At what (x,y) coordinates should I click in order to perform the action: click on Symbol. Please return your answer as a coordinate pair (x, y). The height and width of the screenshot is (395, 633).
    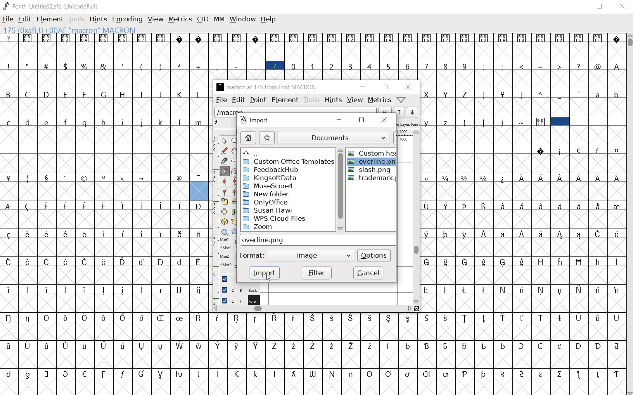
    Looking at the image, I should click on (275, 38).